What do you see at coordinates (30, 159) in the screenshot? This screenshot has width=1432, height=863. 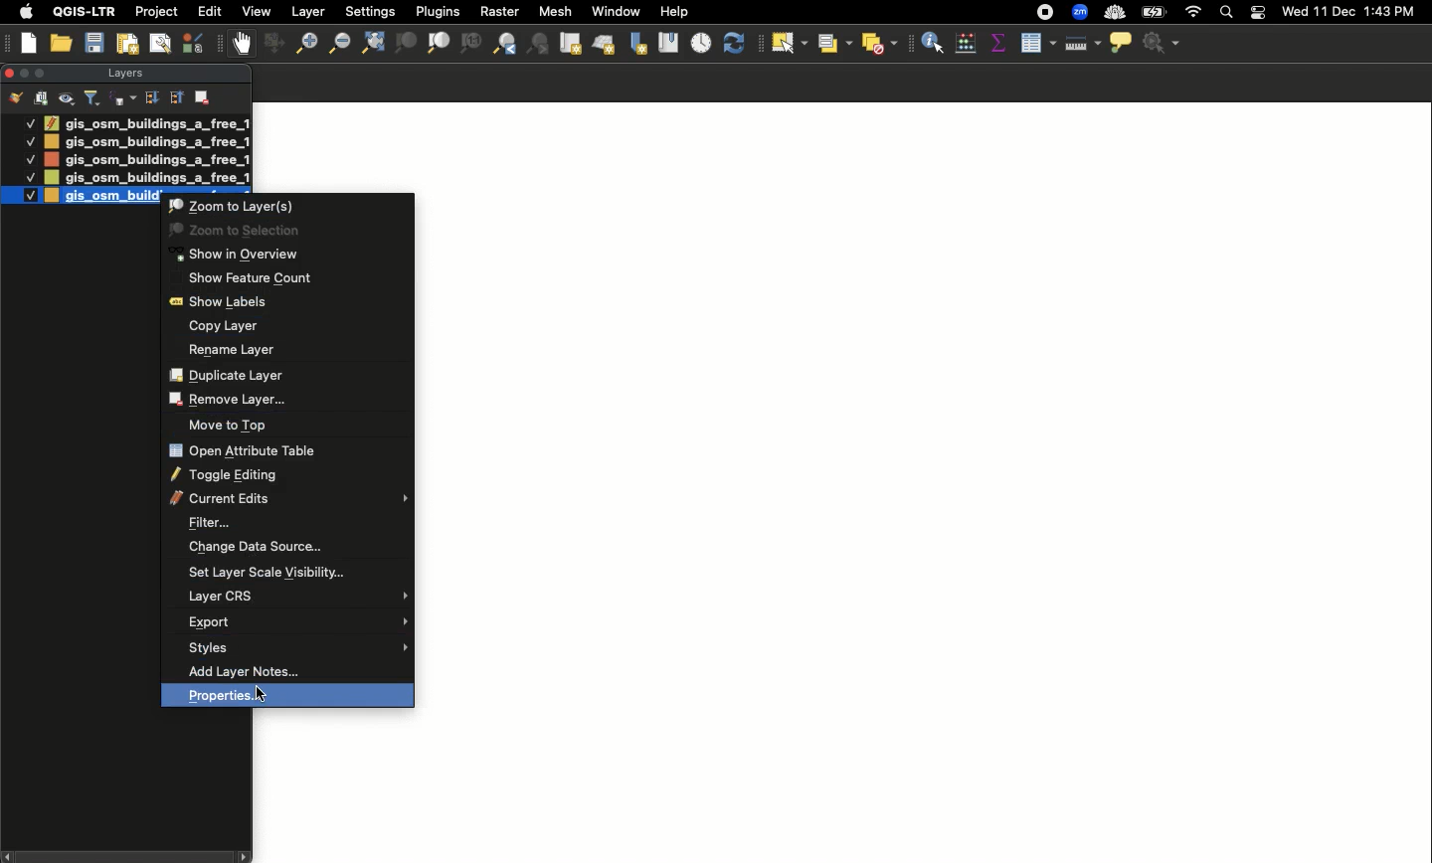 I see `Checked` at bounding box center [30, 159].